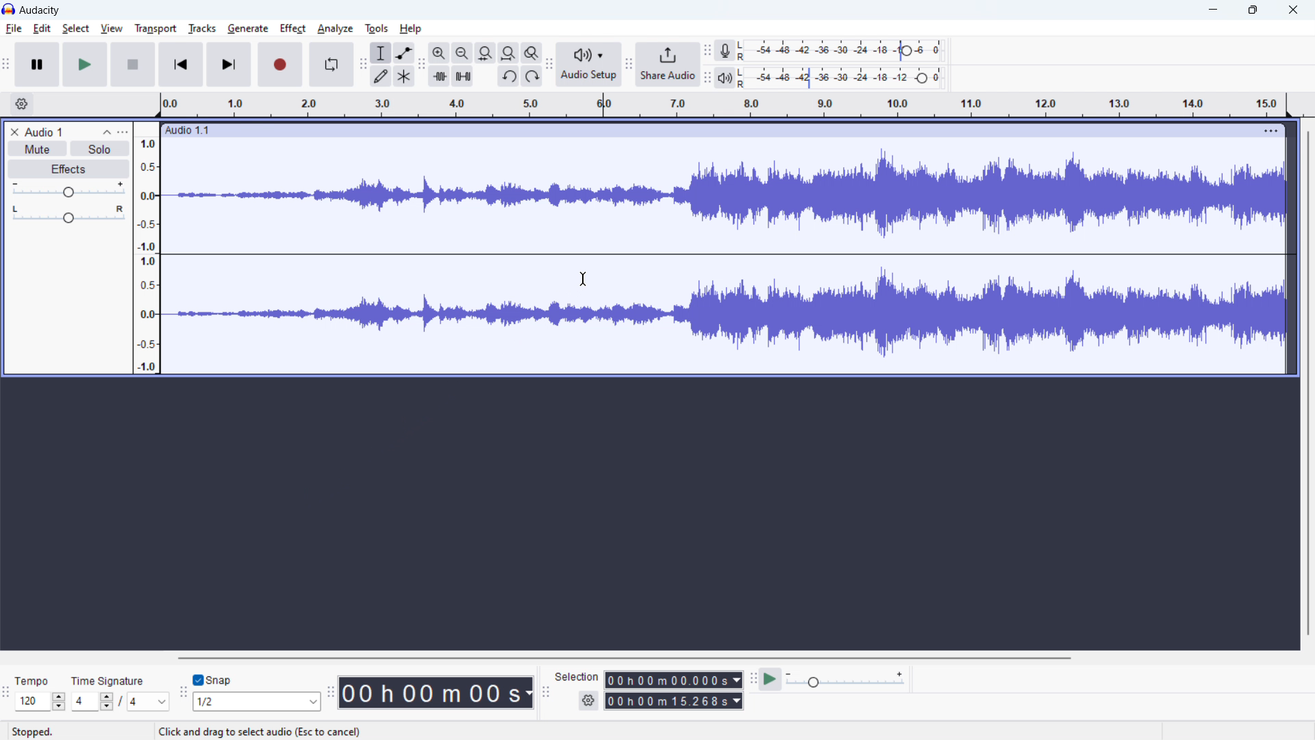  I want to click on selection toolbar, so click(546, 692).